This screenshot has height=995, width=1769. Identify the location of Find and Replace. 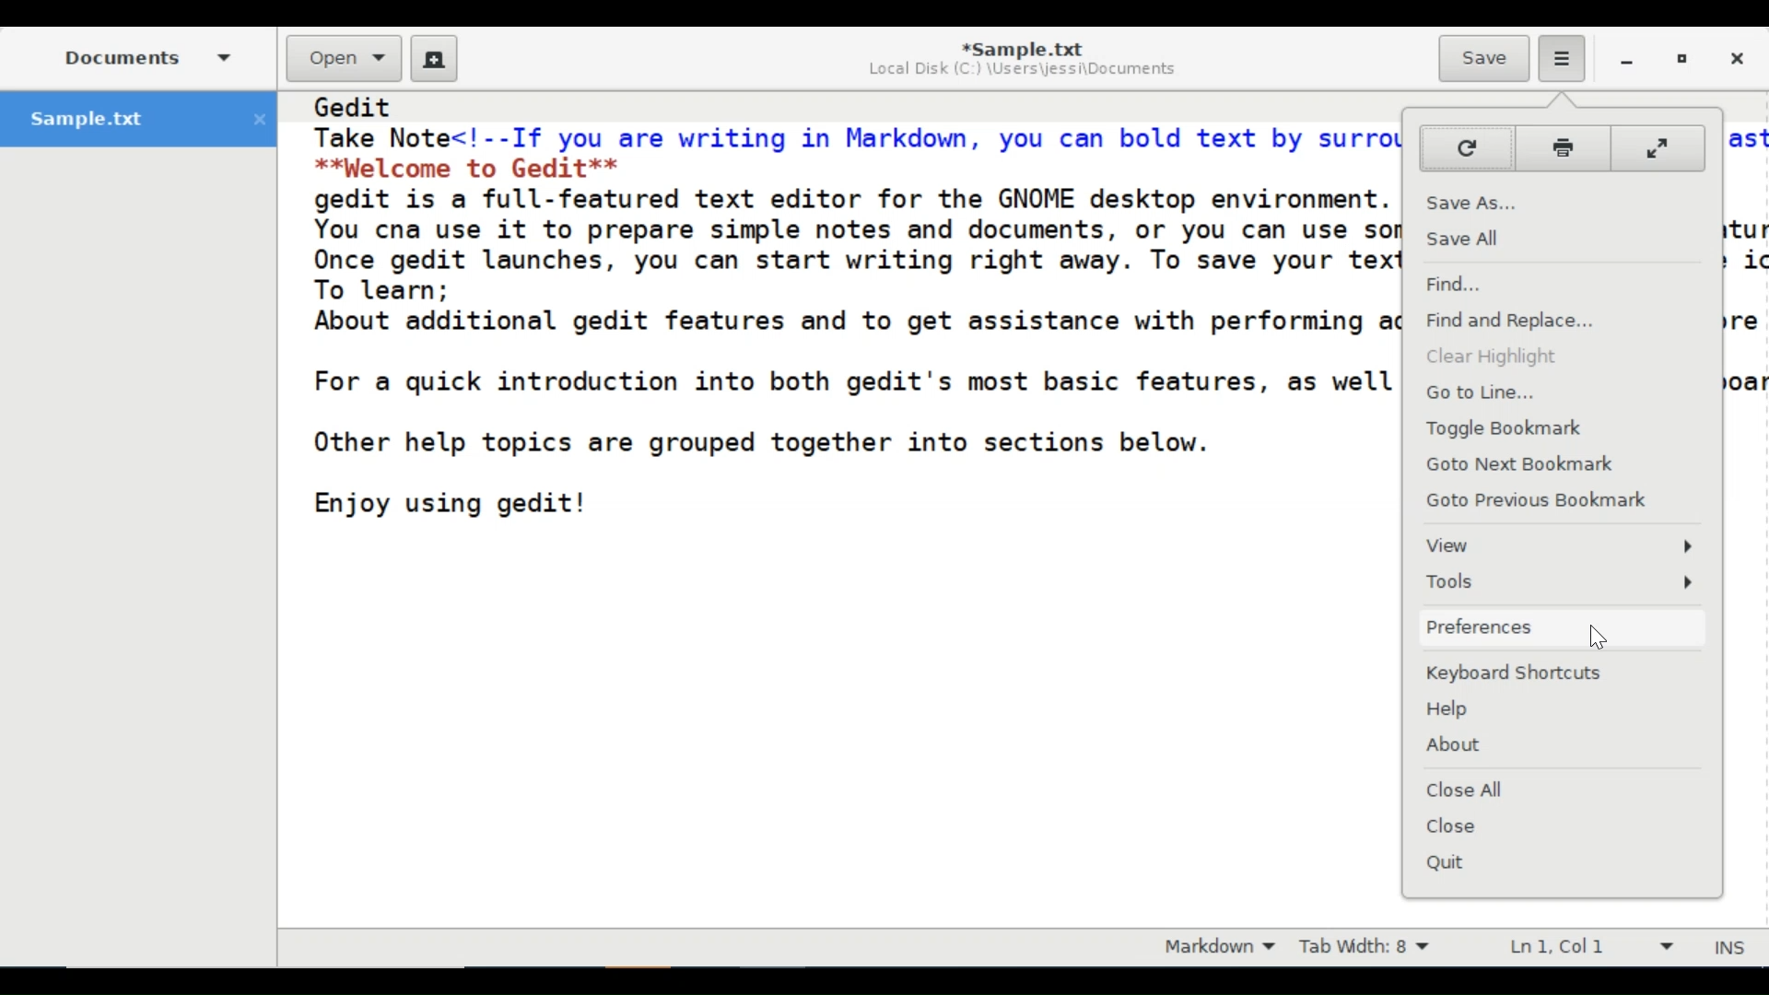
(1517, 322).